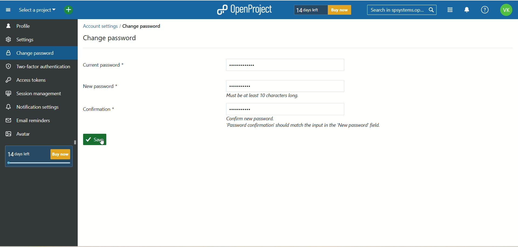 This screenshot has height=247, width=518. Describe the element at coordinates (286, 109) in the screenshot. I see `new password` at that location.